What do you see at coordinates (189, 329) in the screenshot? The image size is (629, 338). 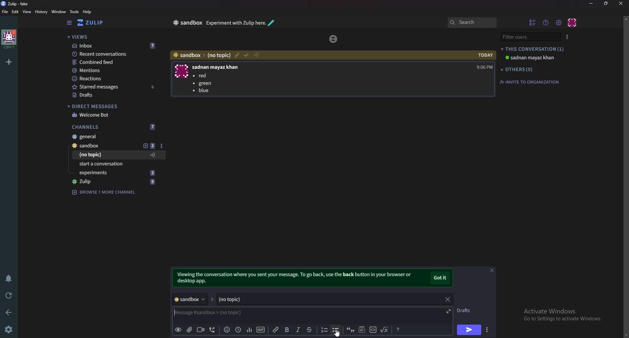 I see `add file` at bounding box center [189, 329].